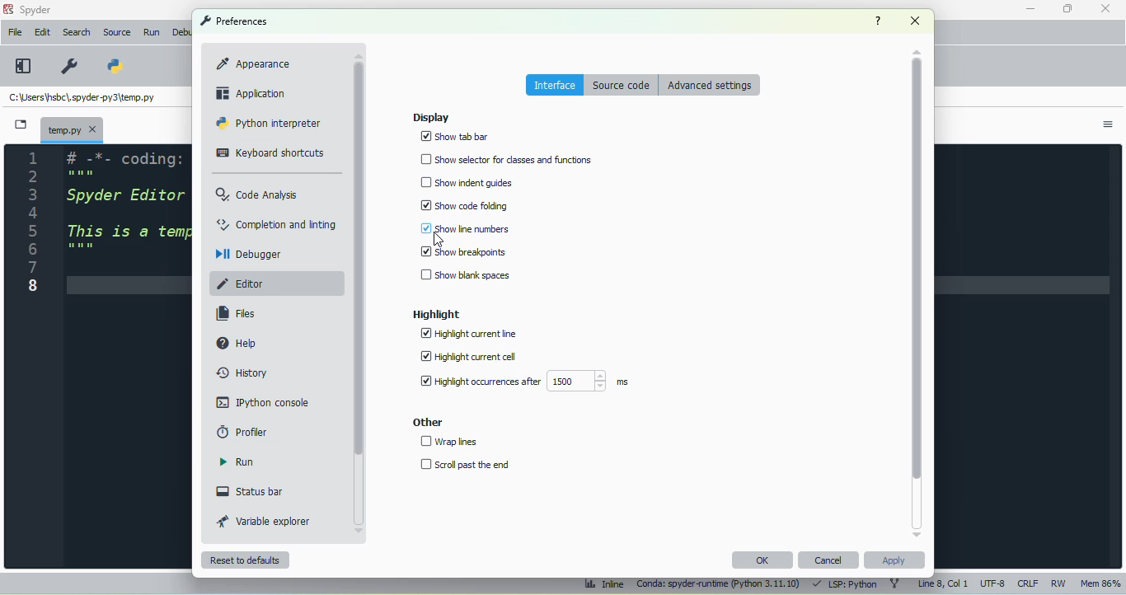 This screenshot has width=1126, height=595. I want to click on show code folding, so click(464, 204).